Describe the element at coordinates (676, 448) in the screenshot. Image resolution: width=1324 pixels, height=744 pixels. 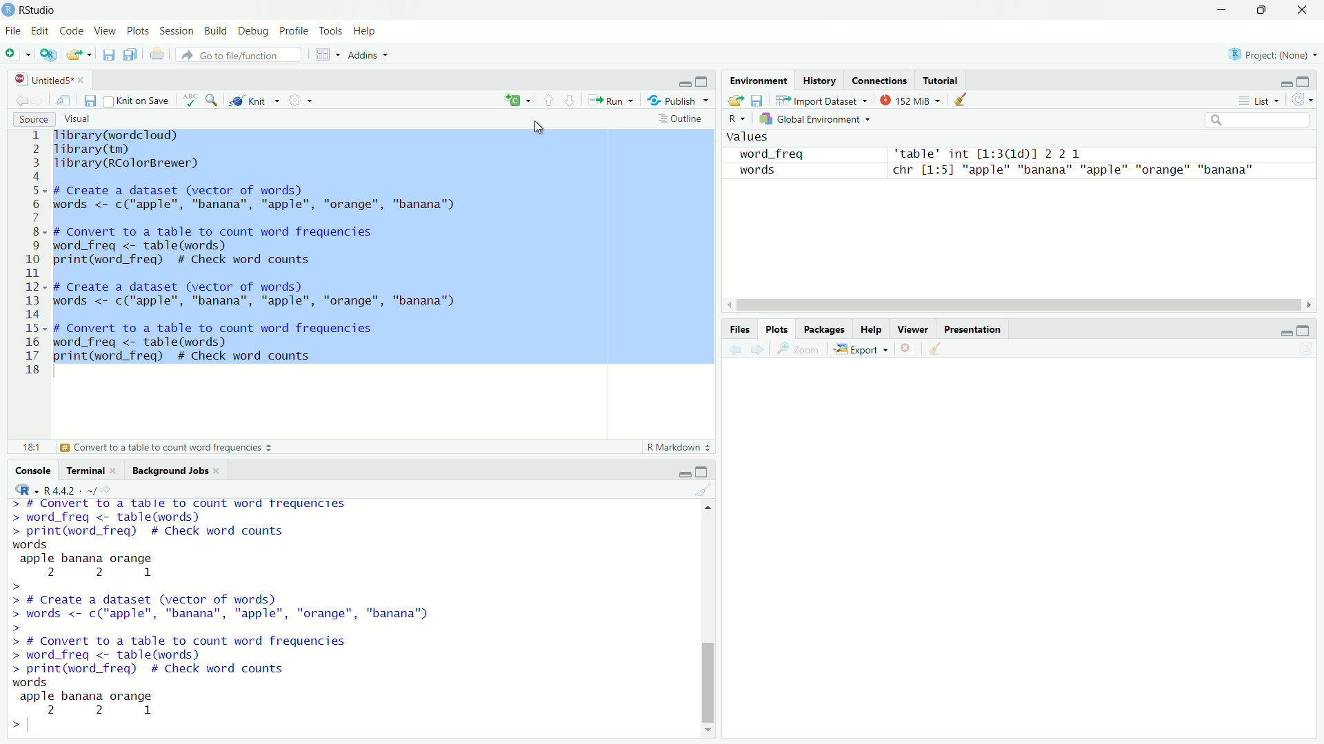
I see `Markdown` at that location.